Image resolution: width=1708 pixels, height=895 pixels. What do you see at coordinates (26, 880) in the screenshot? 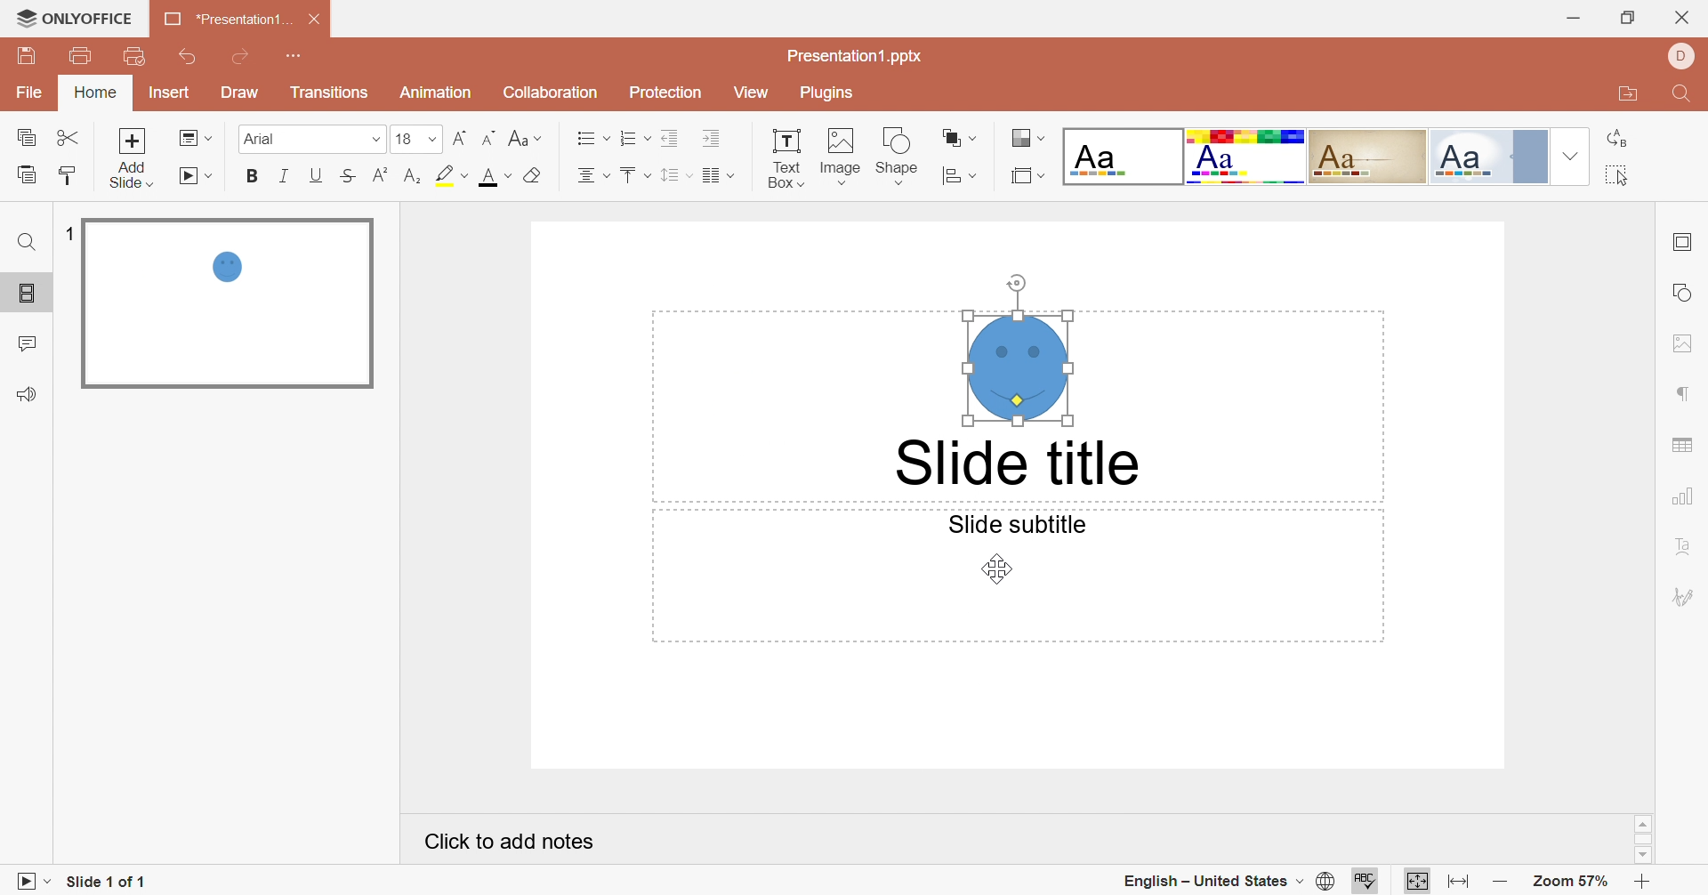
I see `Start slideshow` at bounding box center [26, 880].